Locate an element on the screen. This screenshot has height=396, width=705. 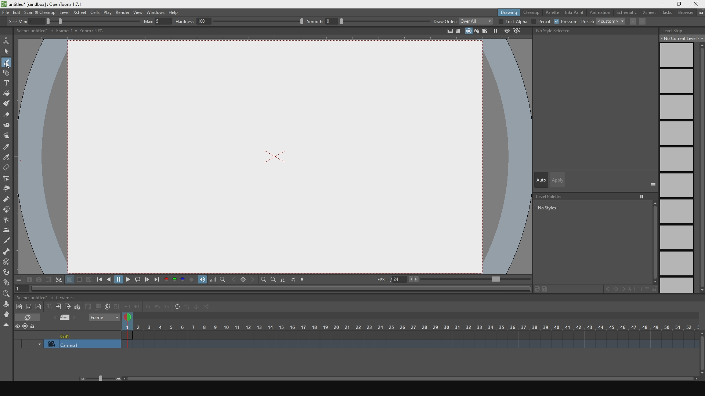
render is located at coordinates (122, 12).